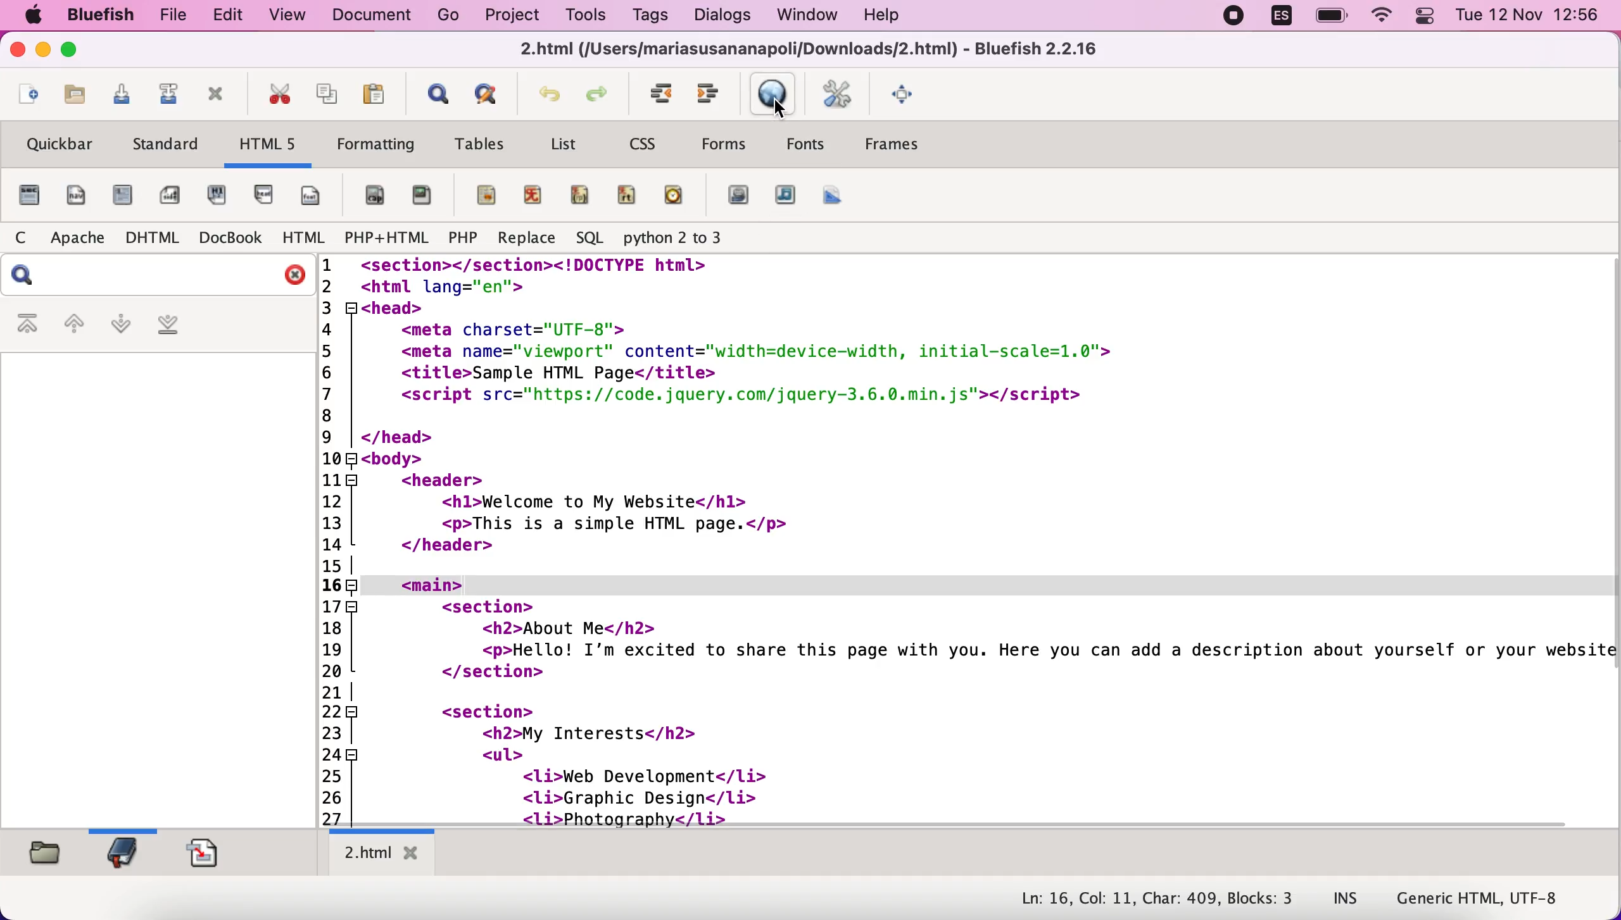 Image resolution: width=1621 pixels, height=920 pixels. I want to click on 2.html (/Users/mariasusananapoli/Downloads/2.html) - Bluefish 2.2.16, so click(807, 50).